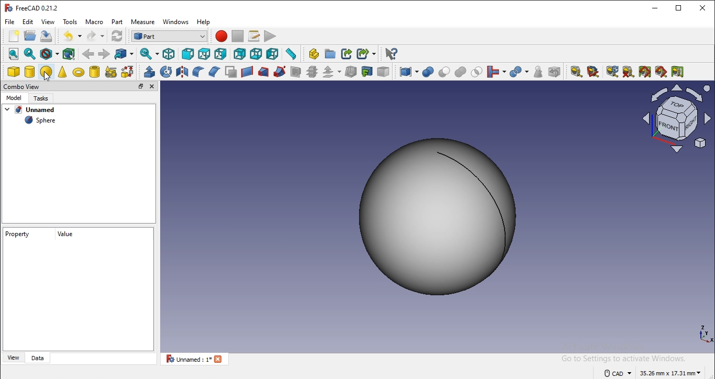  I want to click on create a ruled surface, so click(248, 72).